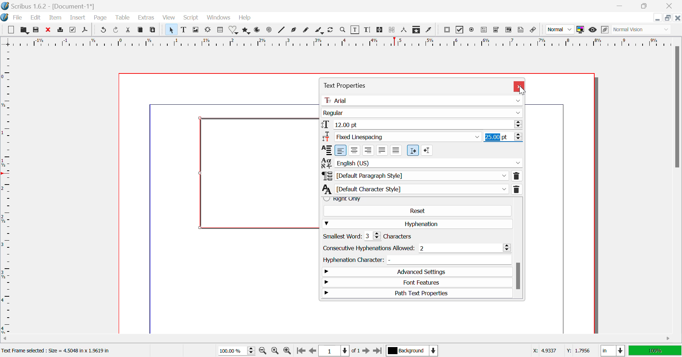  I want to click on Right to left paragraph, so click(427, 150).